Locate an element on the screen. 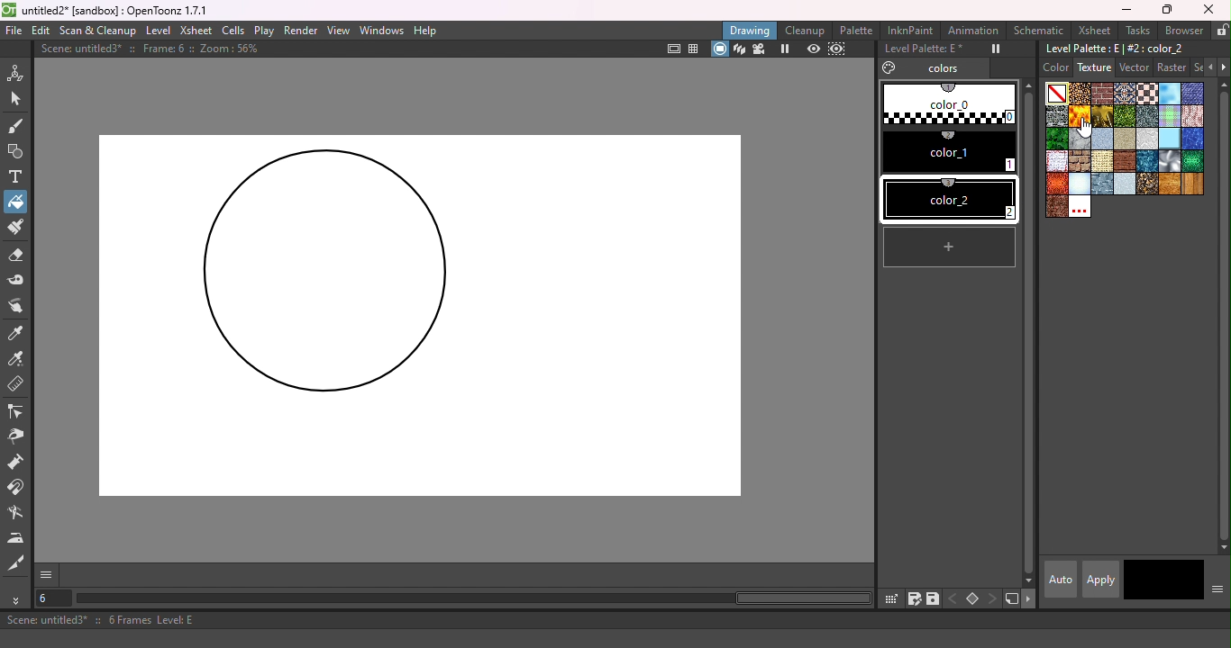 The image size is (1231, 648). Field guide is located at coordinates (695, 49).